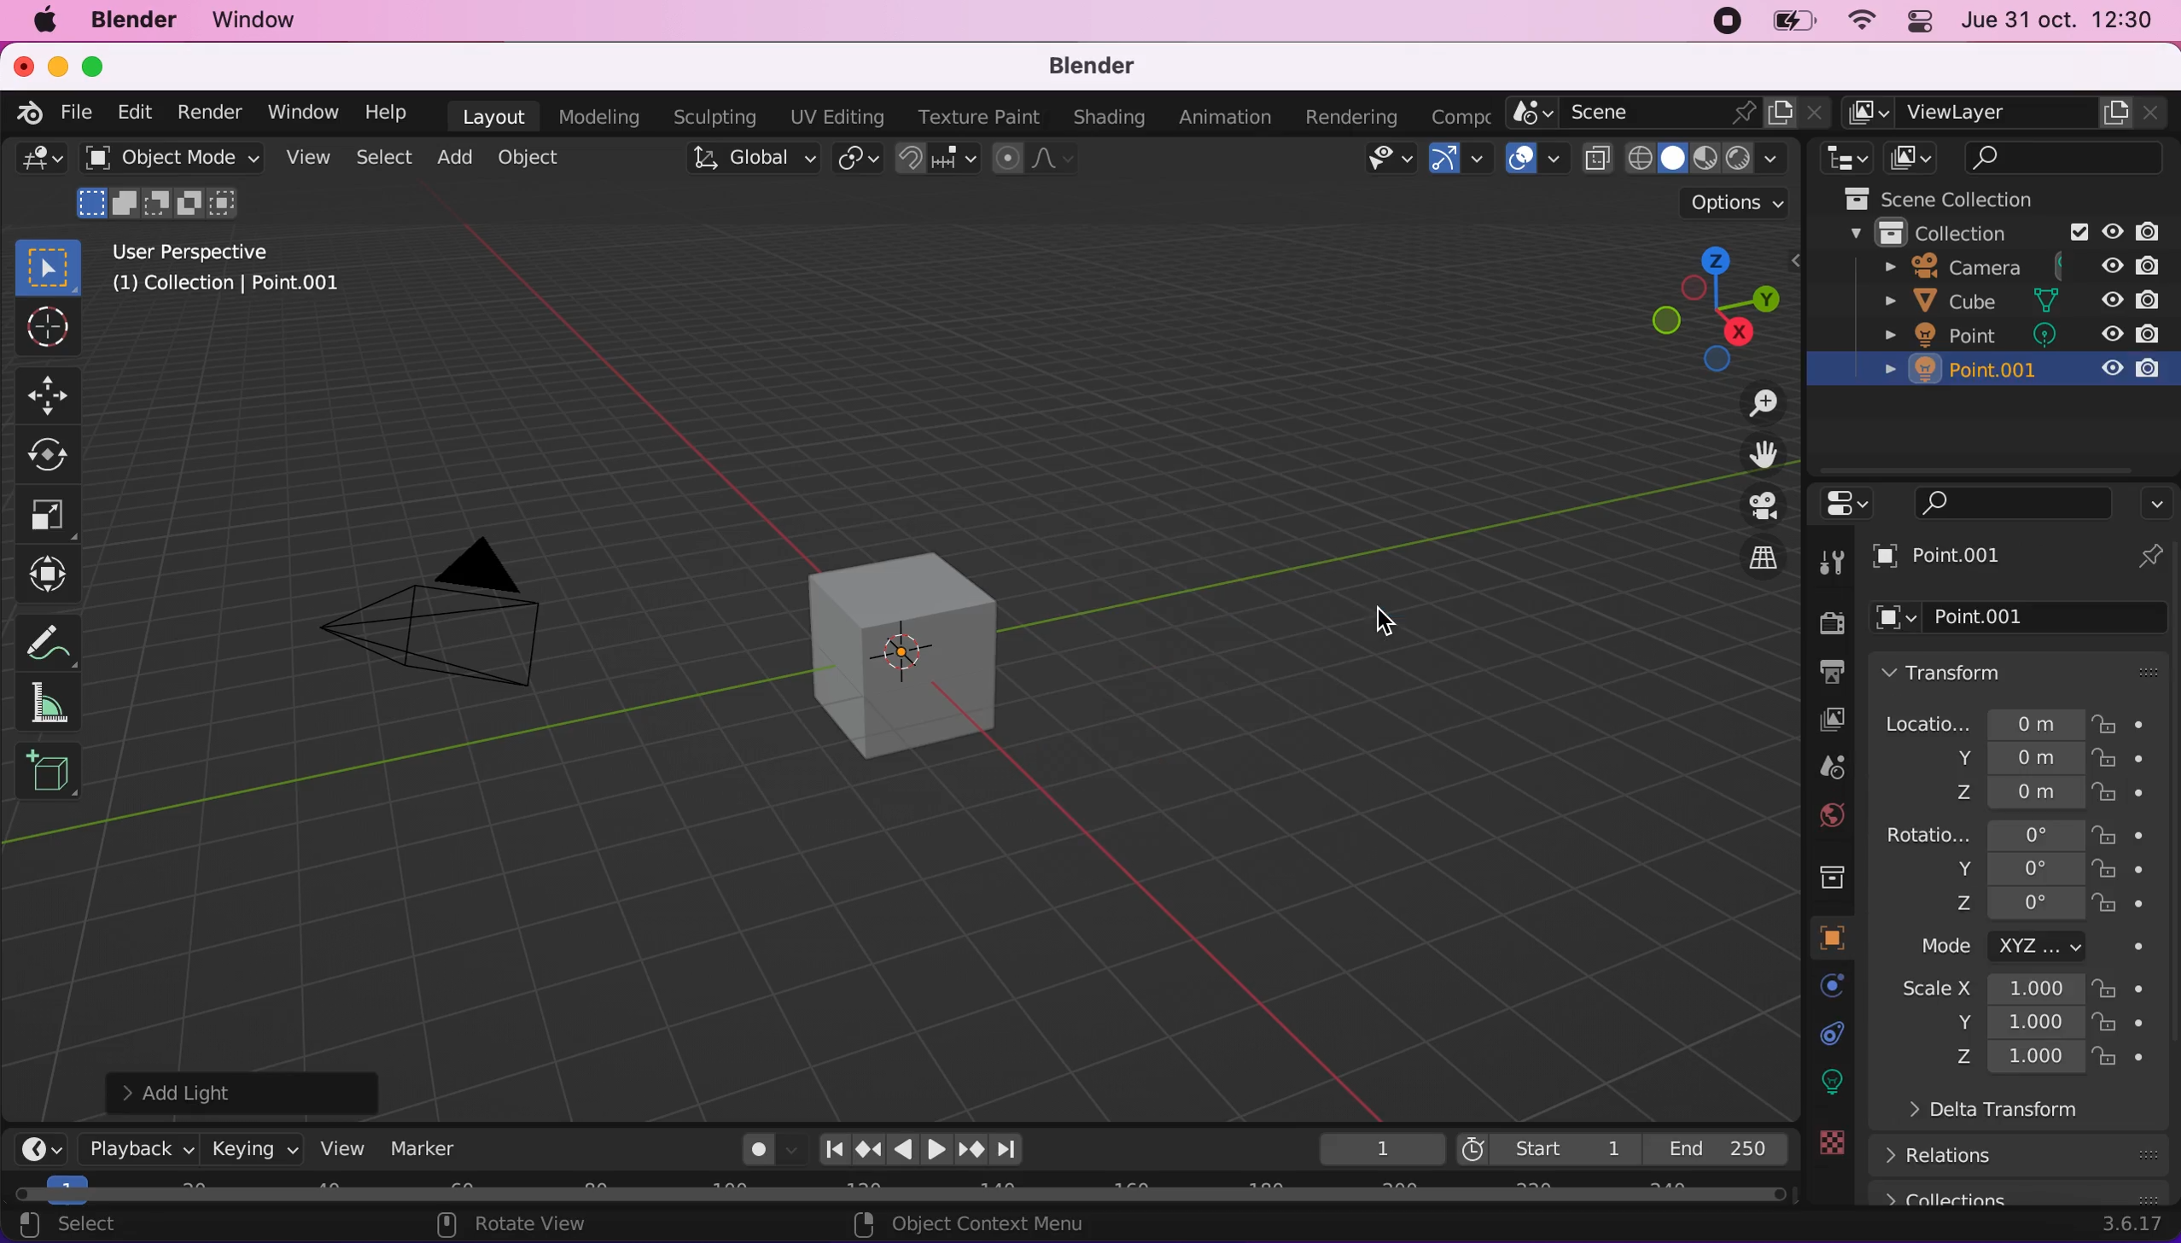  What do you see at coordinates (545, 160) in the screenshot?
I see `object` at bounding box center [545, 160].